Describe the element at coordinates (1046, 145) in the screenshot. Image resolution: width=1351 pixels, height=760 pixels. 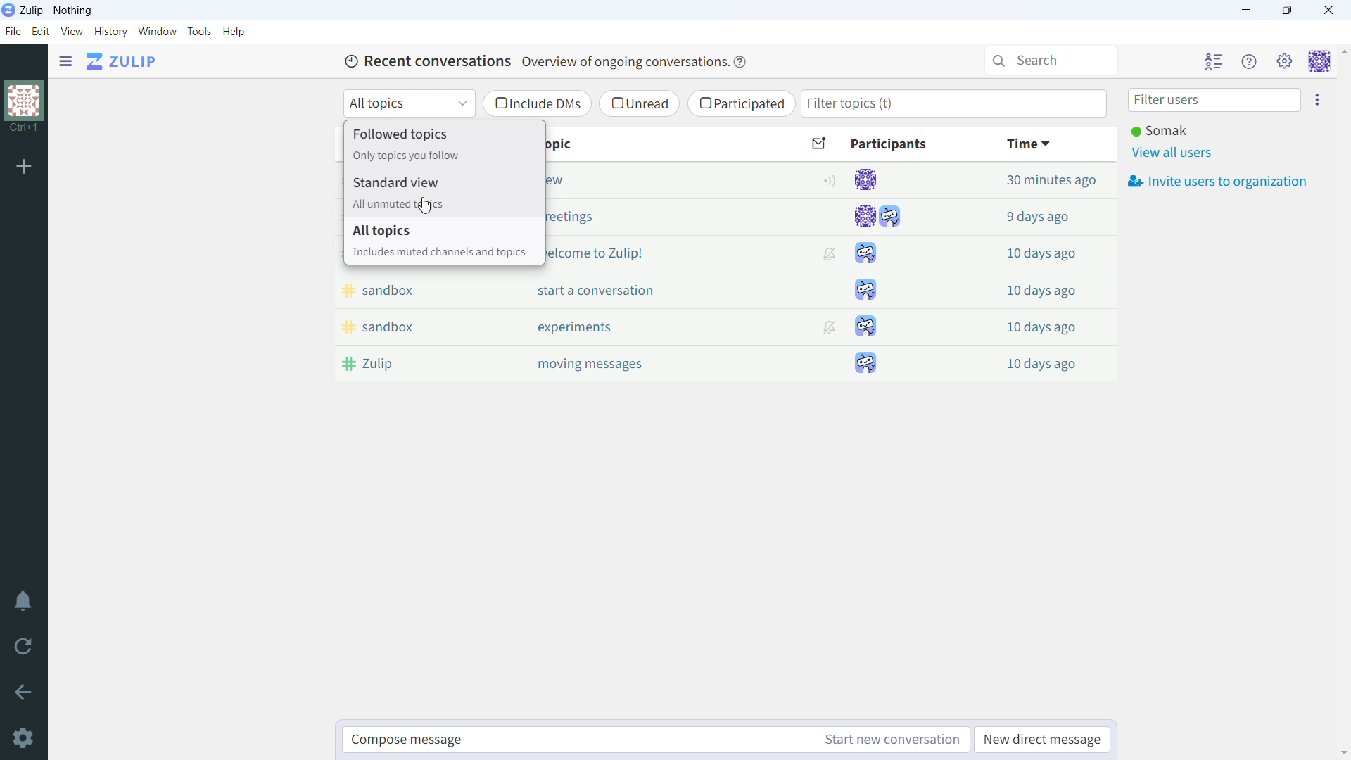
I see `time` at that location.